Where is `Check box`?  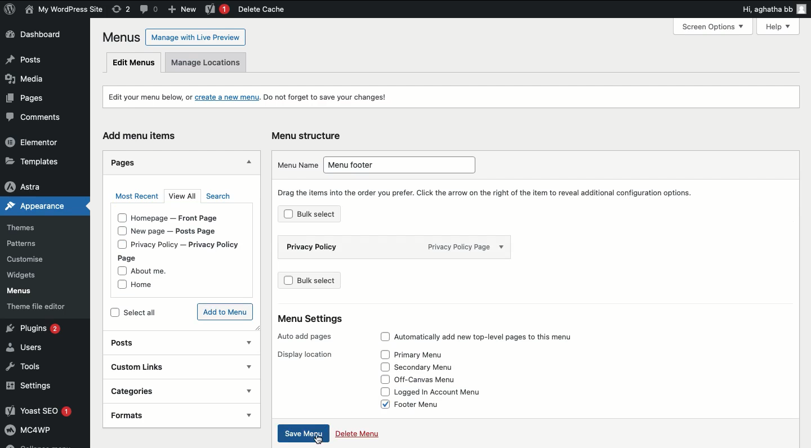
Check box is located at coordinates (382, 392).